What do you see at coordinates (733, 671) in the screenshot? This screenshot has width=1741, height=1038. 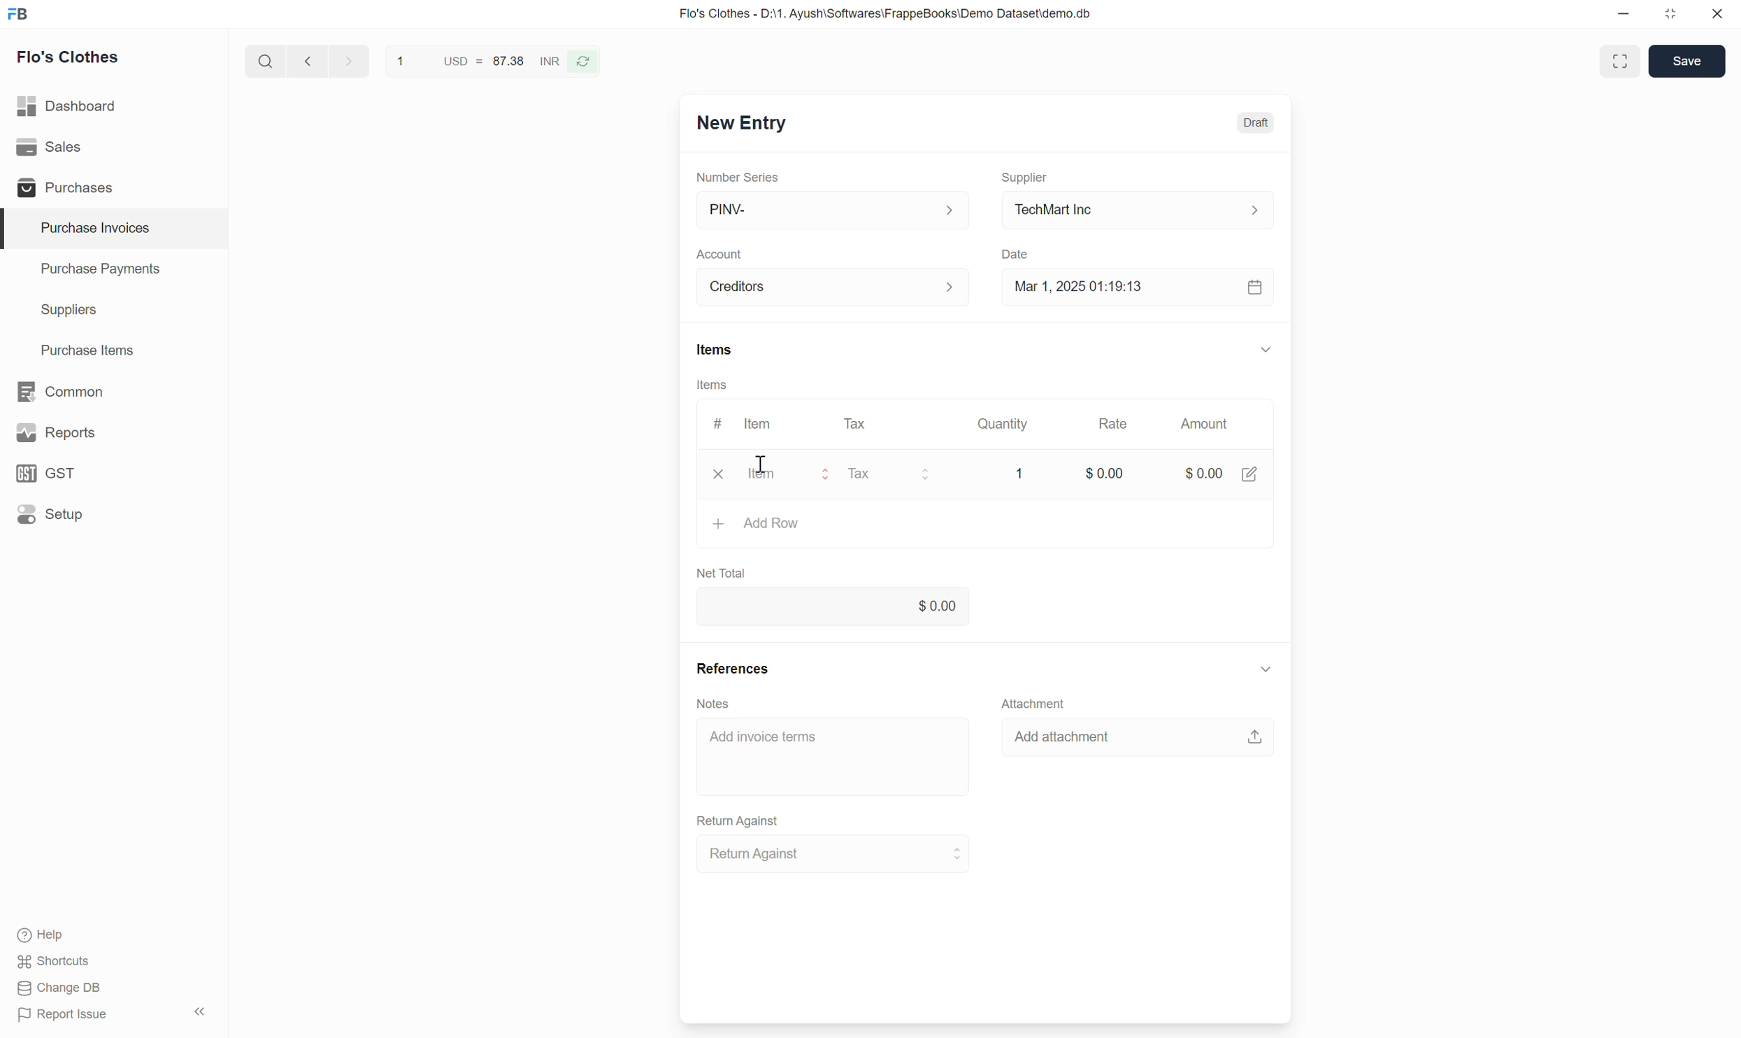 I see `References` at bounding box center [733, 671].